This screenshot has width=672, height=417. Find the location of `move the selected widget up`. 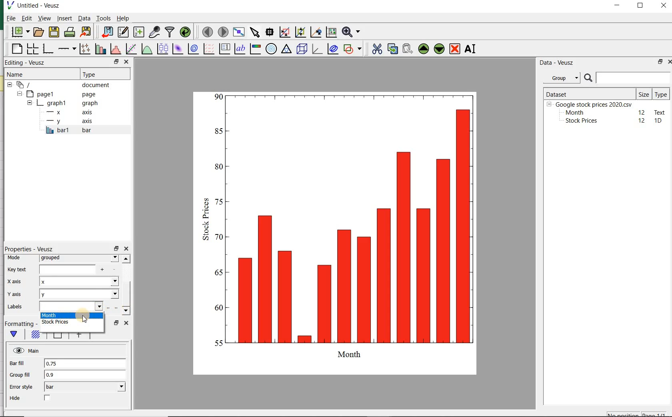

move the selected widget up is located at coordinates (424, 49).